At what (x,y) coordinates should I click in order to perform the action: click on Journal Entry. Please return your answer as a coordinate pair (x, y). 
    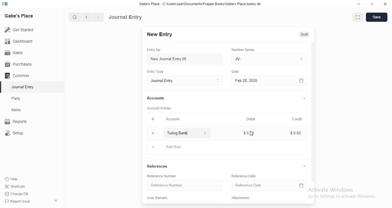
    Looking at the image, I should click on (20, 87).